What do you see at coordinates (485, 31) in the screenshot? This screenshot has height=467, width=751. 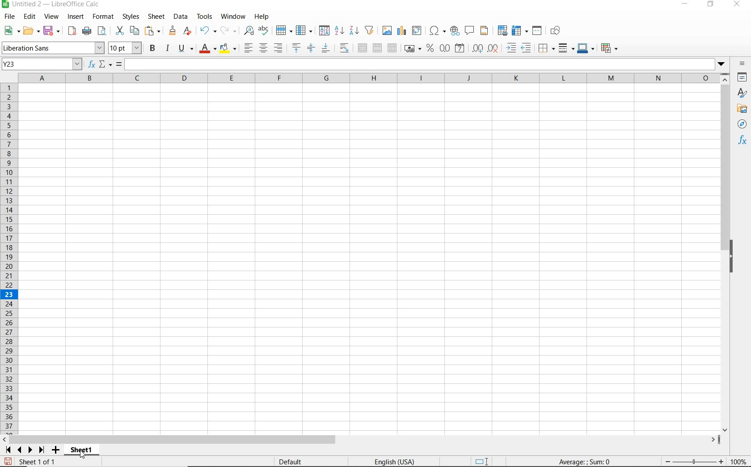 I see `HEADERS AND FOOTERS` at bounding box center [485, 31].